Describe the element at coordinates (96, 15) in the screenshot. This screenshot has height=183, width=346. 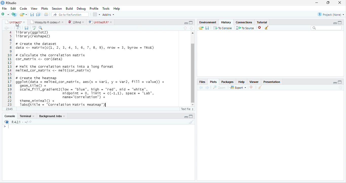
I see `grid` at that location.